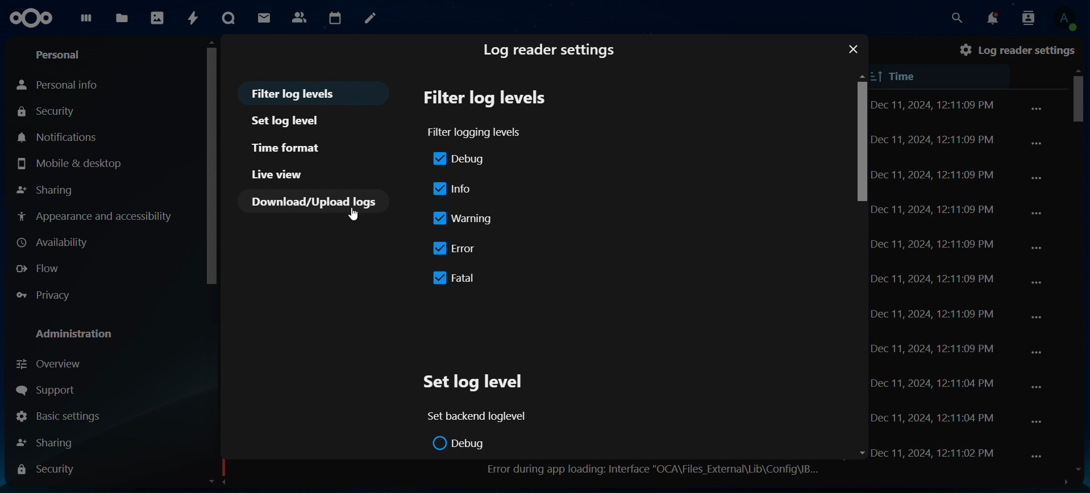 The height and width of the screenshot is (493, 1090). I want to click on log reader settings, so click(1017, 49).